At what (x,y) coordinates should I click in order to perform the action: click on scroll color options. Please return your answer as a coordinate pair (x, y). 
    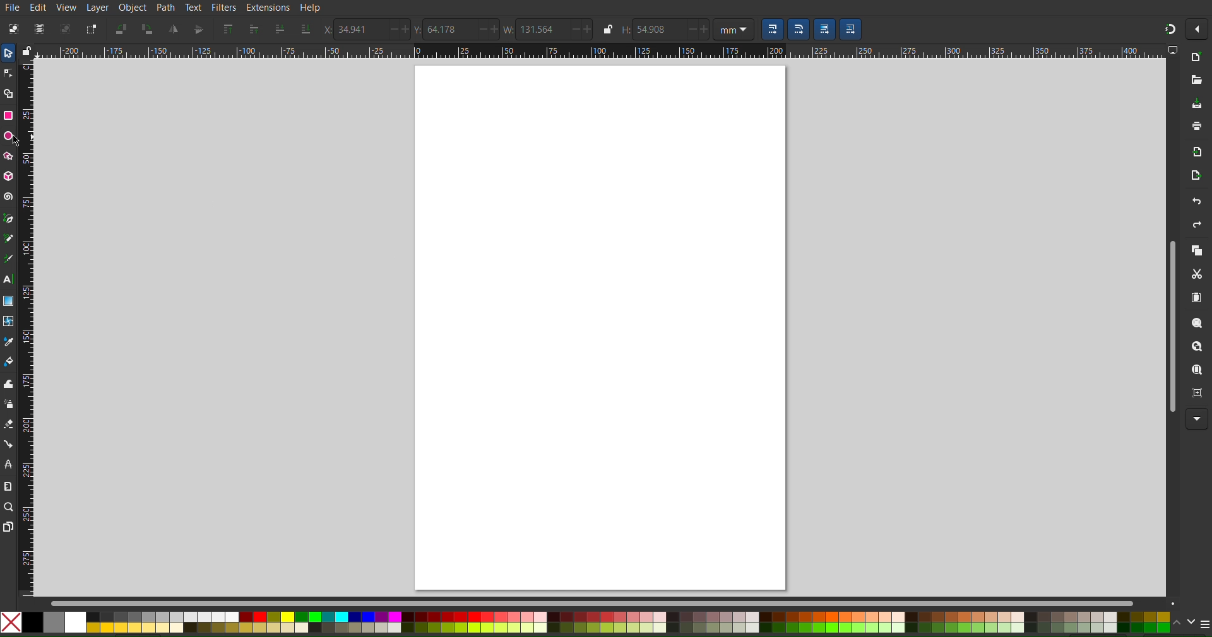
    Looking at the image, I should click on (1184, 626).